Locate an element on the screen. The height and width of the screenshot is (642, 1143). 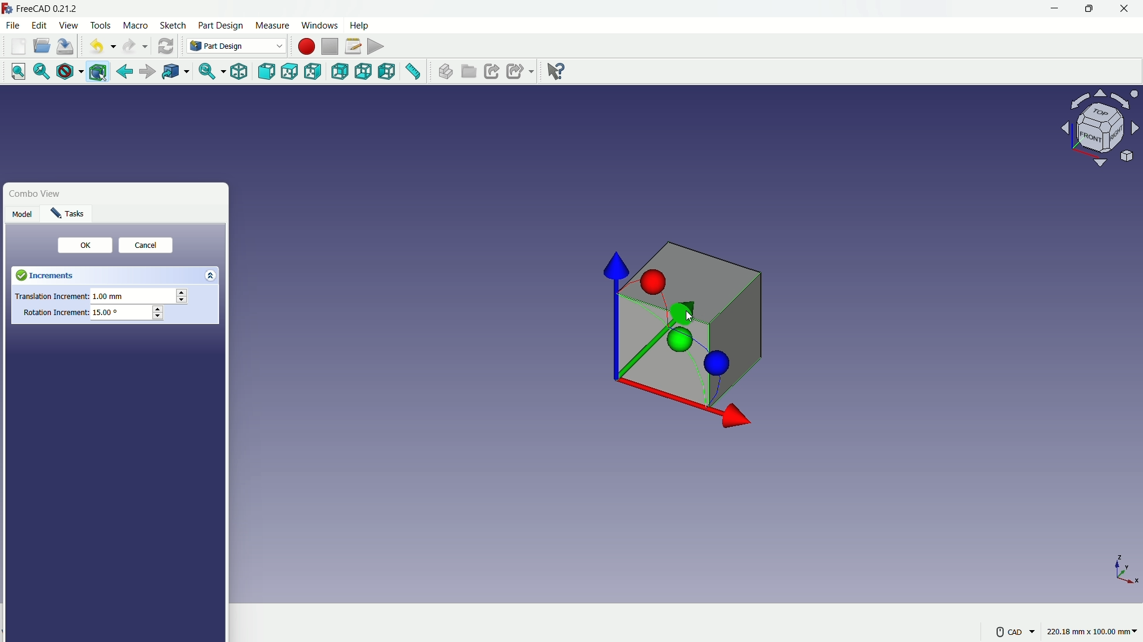
macro is located at coordinates (136, 26).